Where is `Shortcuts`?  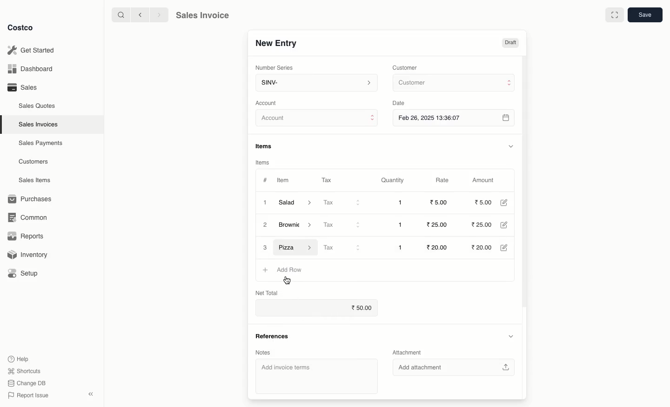 Shortcuts is located at coordinates (24, 371).